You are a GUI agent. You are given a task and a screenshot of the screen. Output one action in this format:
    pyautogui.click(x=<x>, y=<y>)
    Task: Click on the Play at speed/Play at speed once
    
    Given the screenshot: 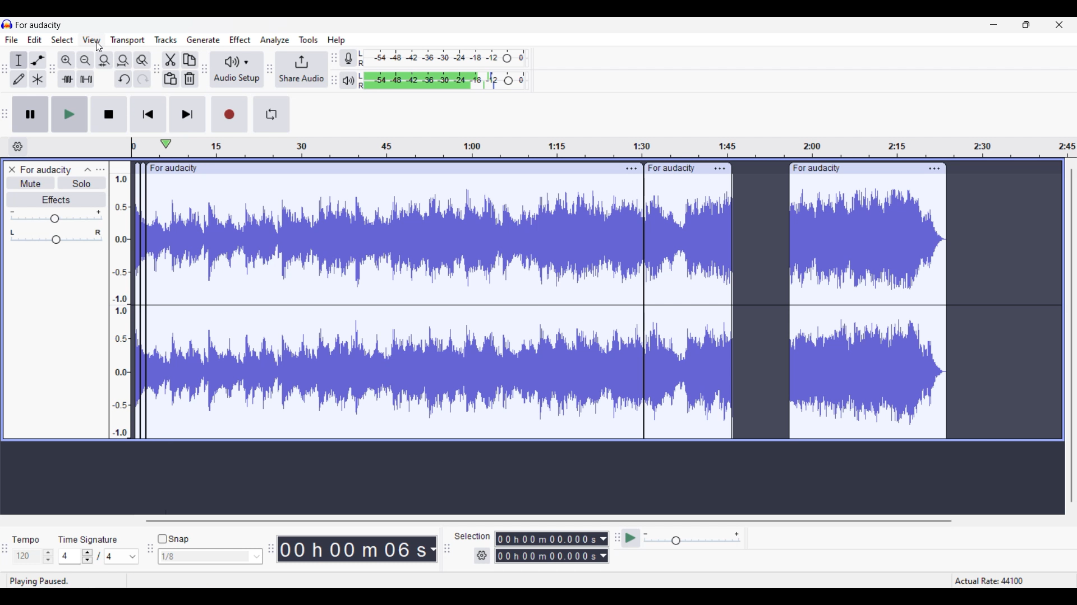 What is the action you would take?
    pyautogui.click(x=631, y=538)
    